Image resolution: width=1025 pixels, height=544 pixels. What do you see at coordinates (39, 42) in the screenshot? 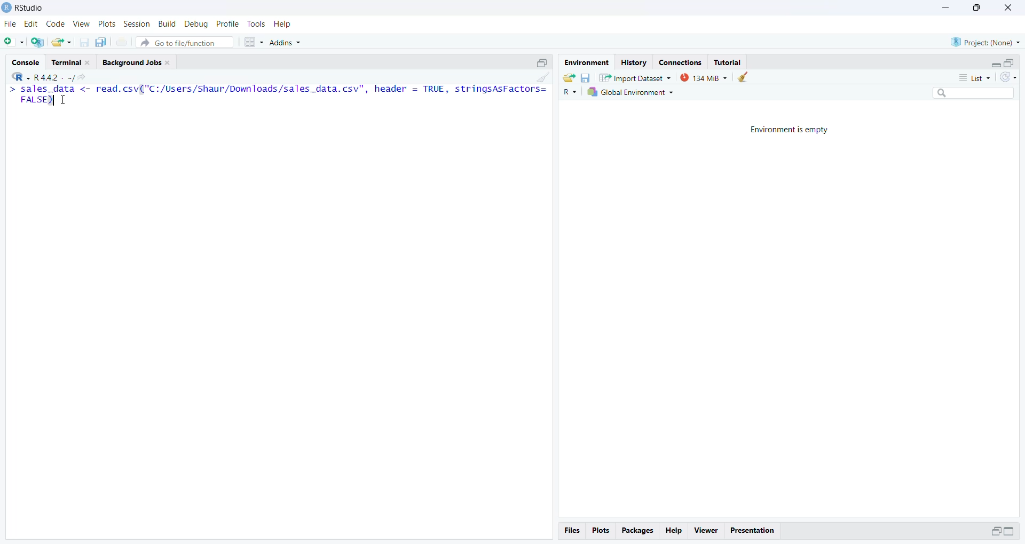
I see `Create a Project` at bounding box center [39, 42].